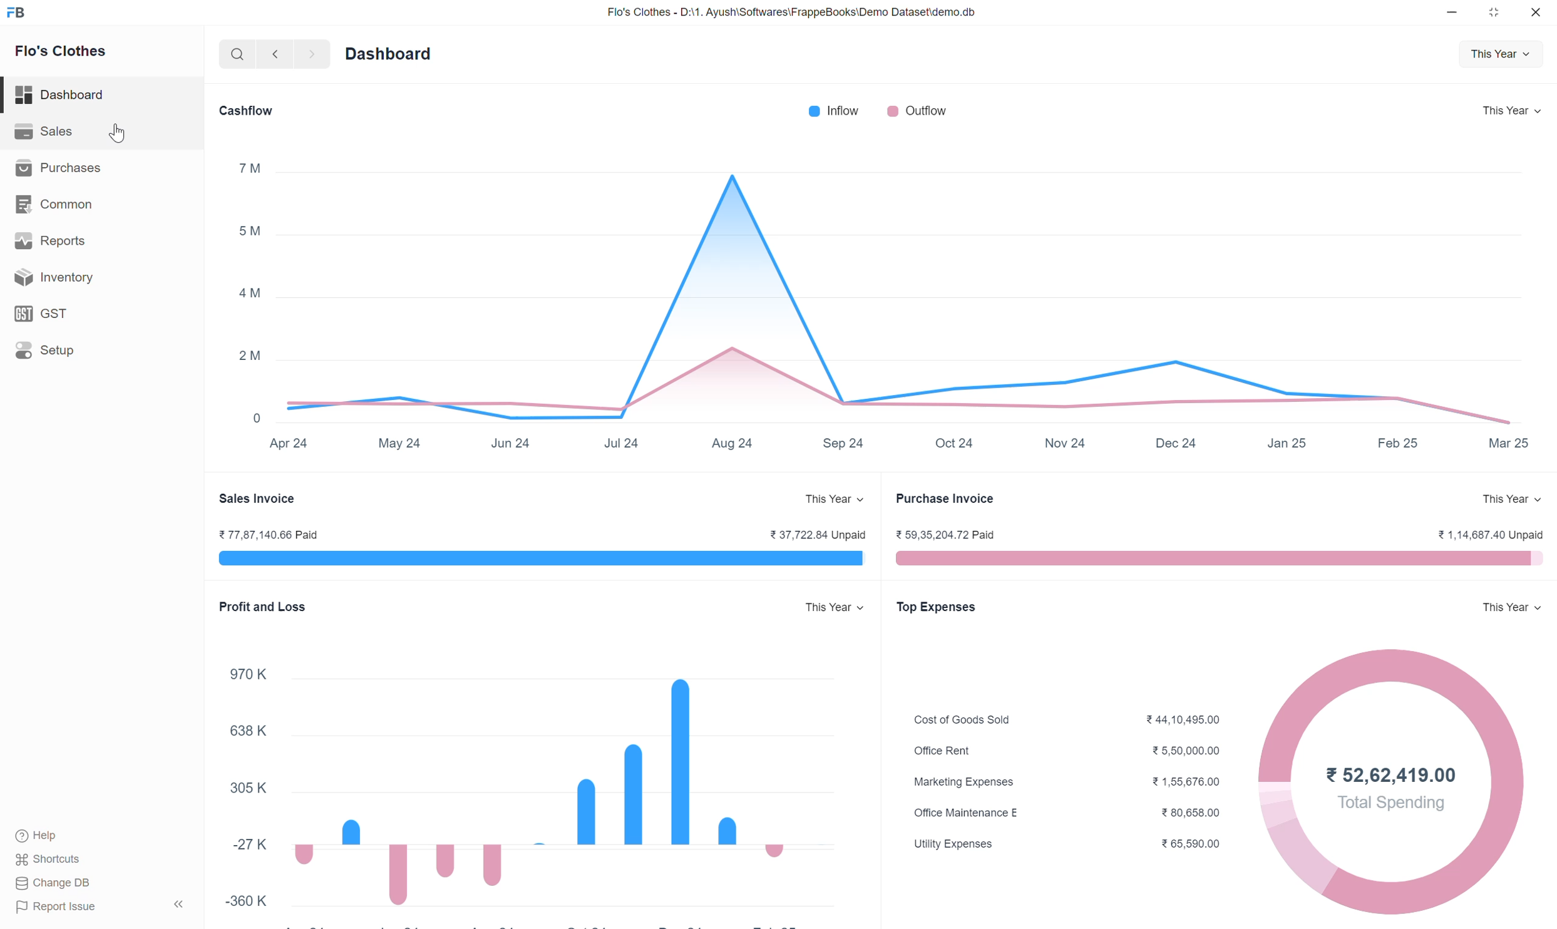 This screenshot has width=1557, height=929. What do you see at coordinates (259, 604) in the screenshot?
I see `Profit and Loss` at bounding box center [259, 604].